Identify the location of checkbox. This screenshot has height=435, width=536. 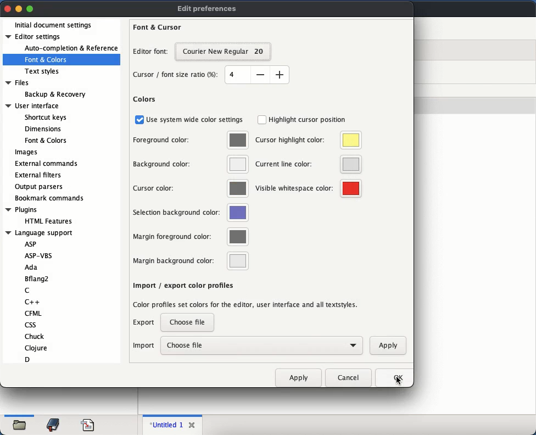
(138, 119).